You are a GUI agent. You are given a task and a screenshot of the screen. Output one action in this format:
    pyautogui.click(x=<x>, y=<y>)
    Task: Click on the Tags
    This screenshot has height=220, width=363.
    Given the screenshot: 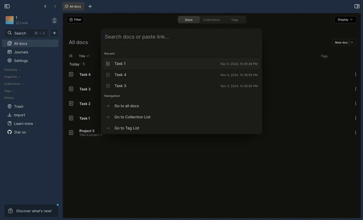 What is the action you would take?
    pyautogui.click(x=10, y=91)
    